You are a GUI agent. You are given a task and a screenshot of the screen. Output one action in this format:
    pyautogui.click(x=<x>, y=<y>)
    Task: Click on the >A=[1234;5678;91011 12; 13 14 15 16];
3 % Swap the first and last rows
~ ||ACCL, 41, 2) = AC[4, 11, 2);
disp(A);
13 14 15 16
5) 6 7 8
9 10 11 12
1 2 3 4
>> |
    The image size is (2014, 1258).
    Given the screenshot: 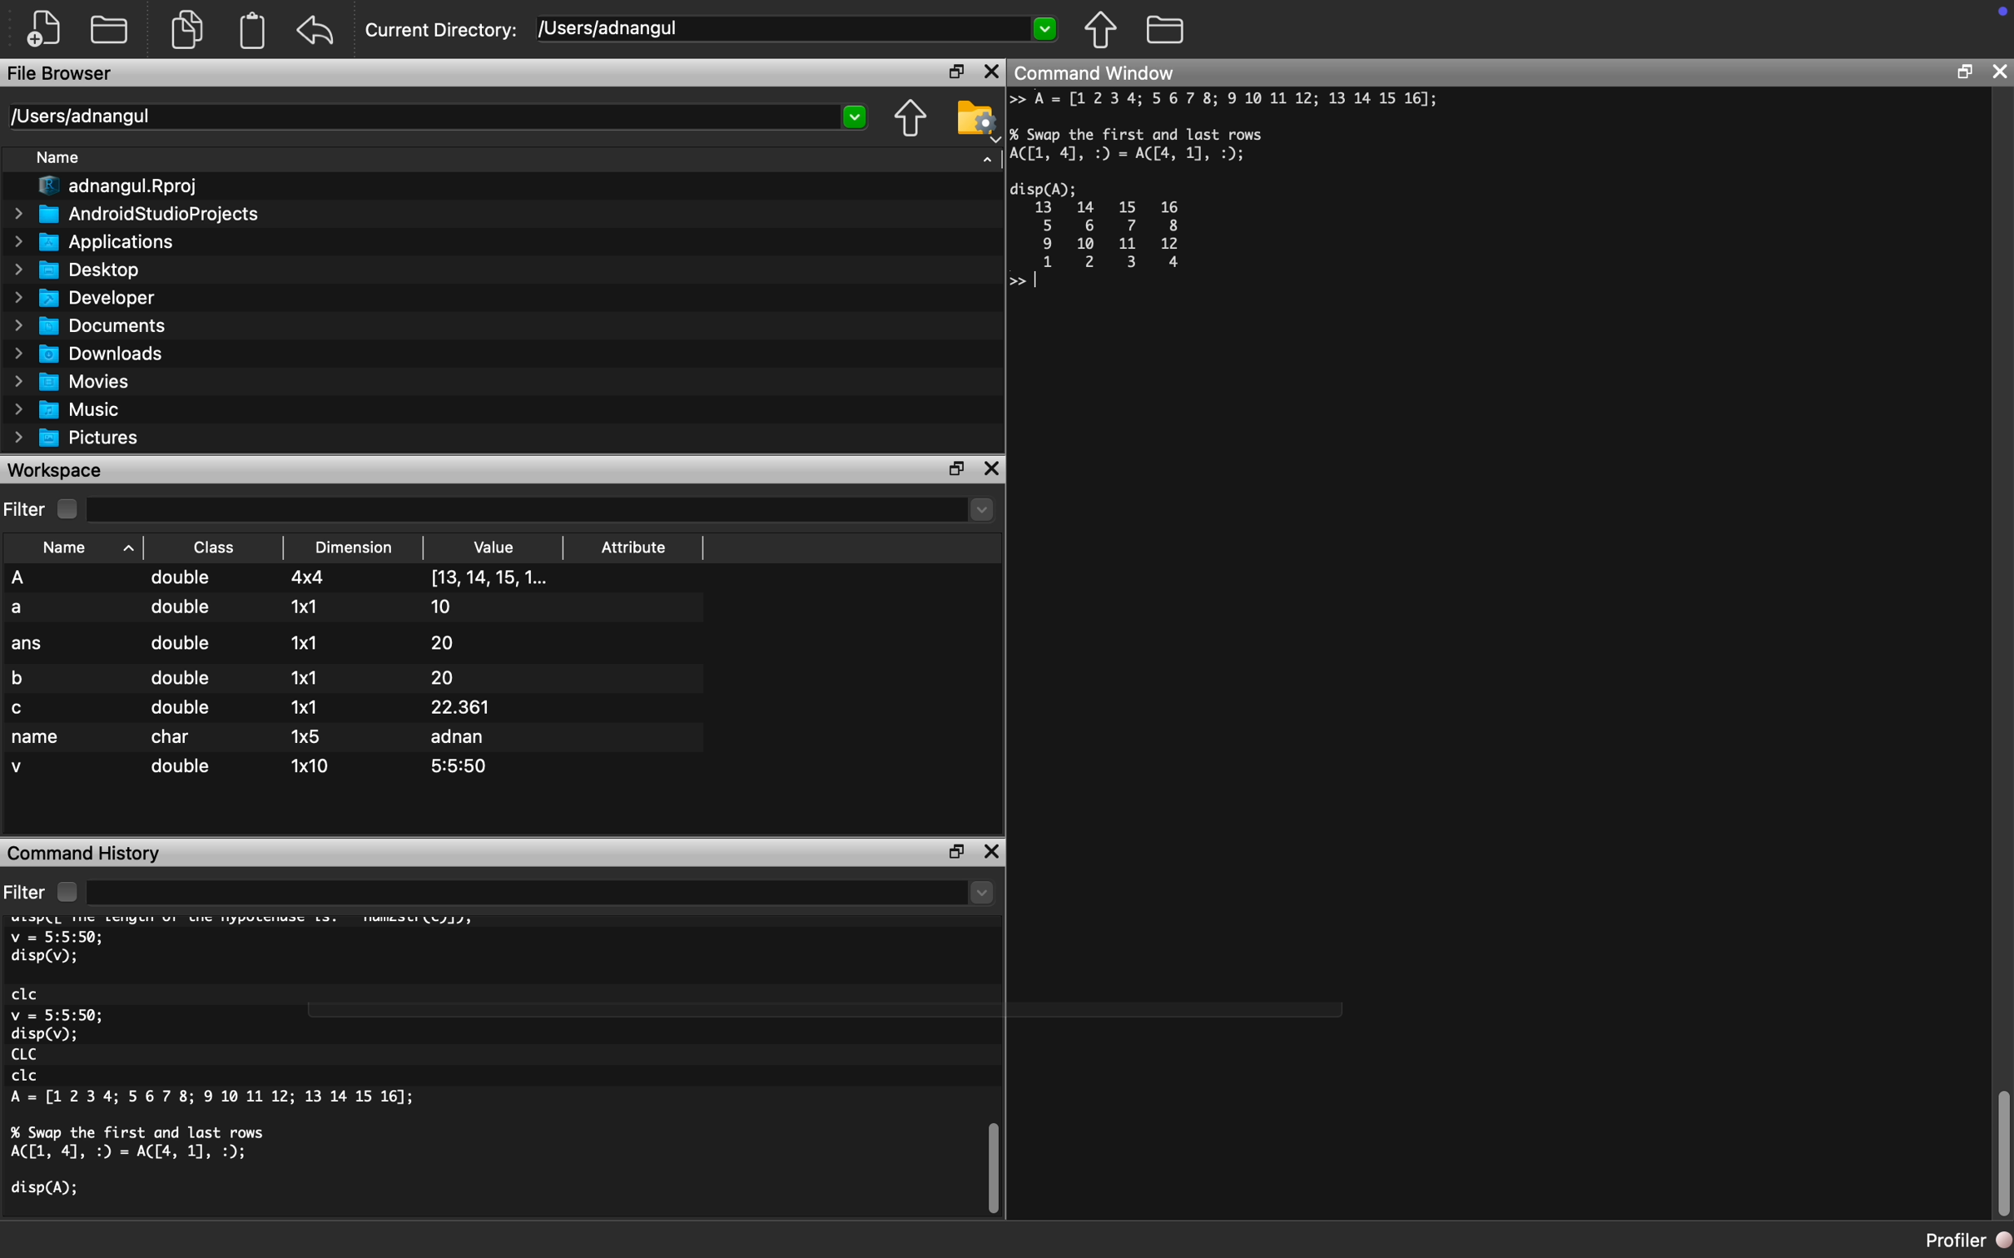 What is the action you would take?
    pyautogui.click(x=1238, y=204)
    